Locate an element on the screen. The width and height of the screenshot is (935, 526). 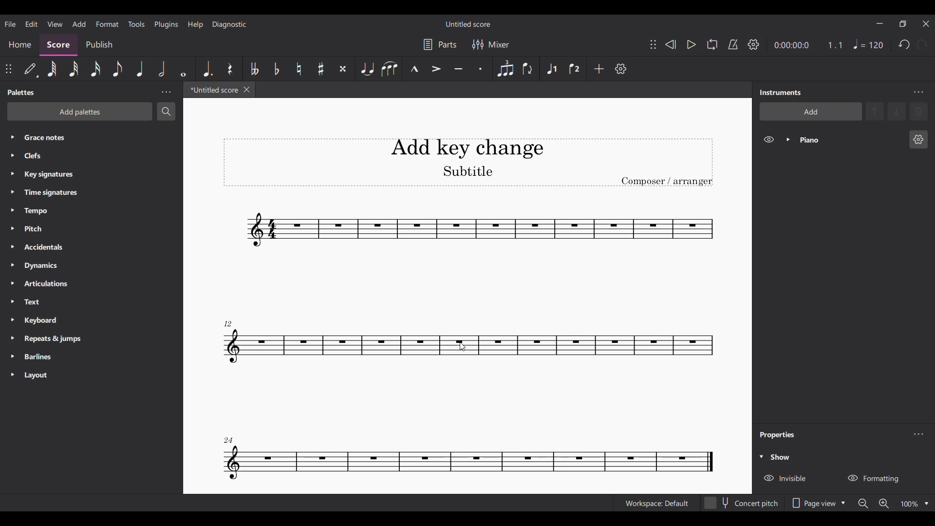
Customize toolbar is located at coordinates (621, 69).